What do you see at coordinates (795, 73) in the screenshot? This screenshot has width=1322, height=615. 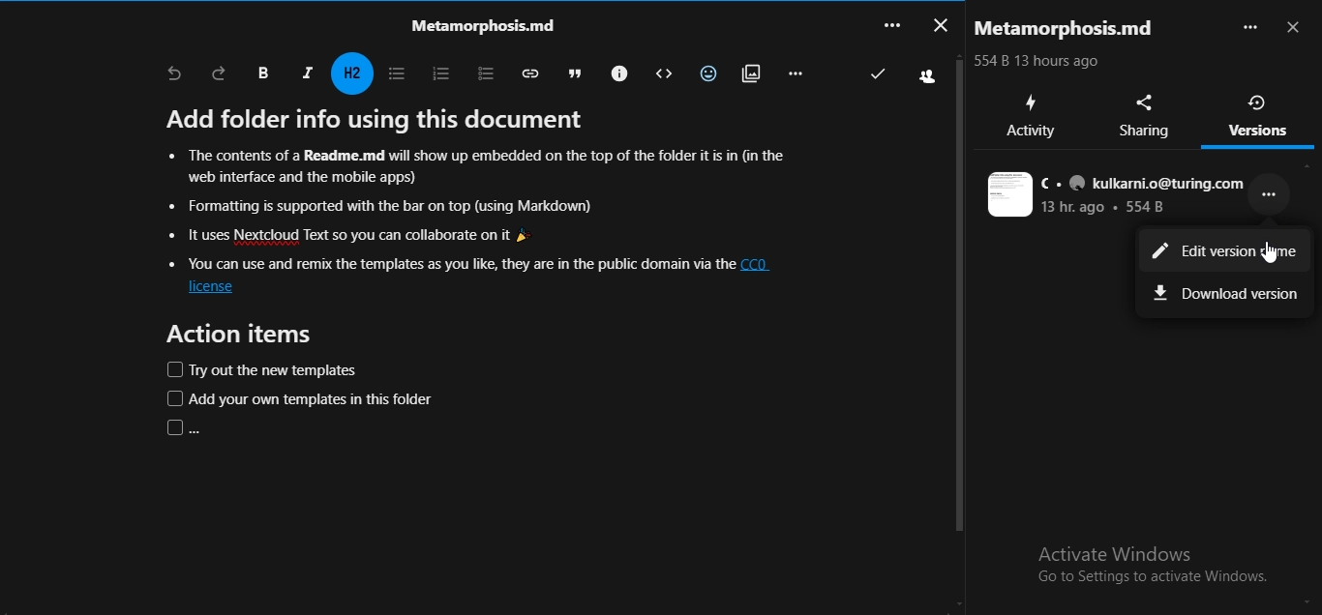 I see `remaining actions` at bounding box center [795, 73].